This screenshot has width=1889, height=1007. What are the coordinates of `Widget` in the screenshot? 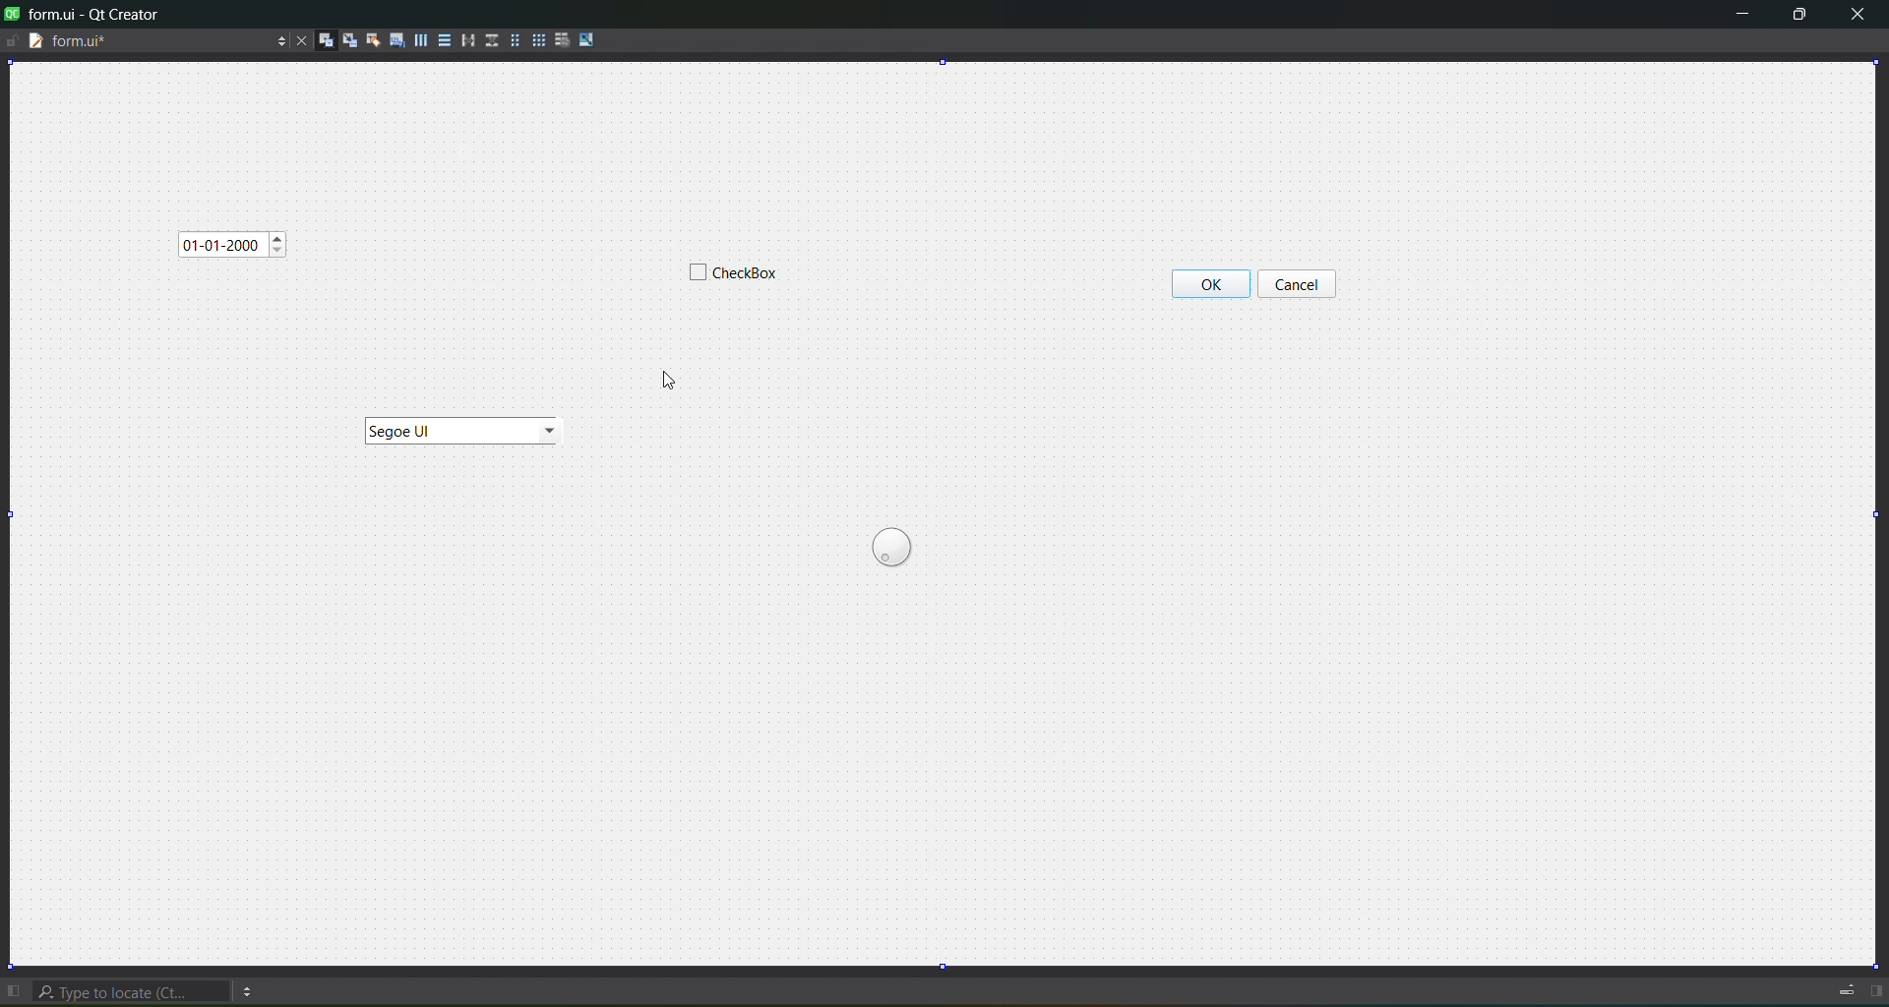 It's located at (235, 246).